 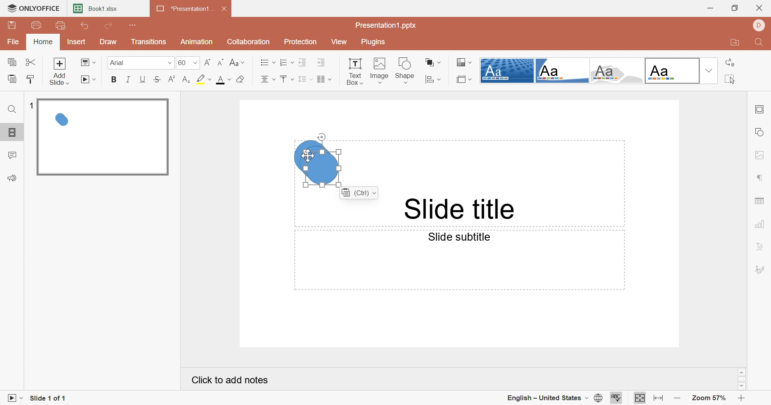 I want to click on Click to add notes, so click(x=231, y=380).